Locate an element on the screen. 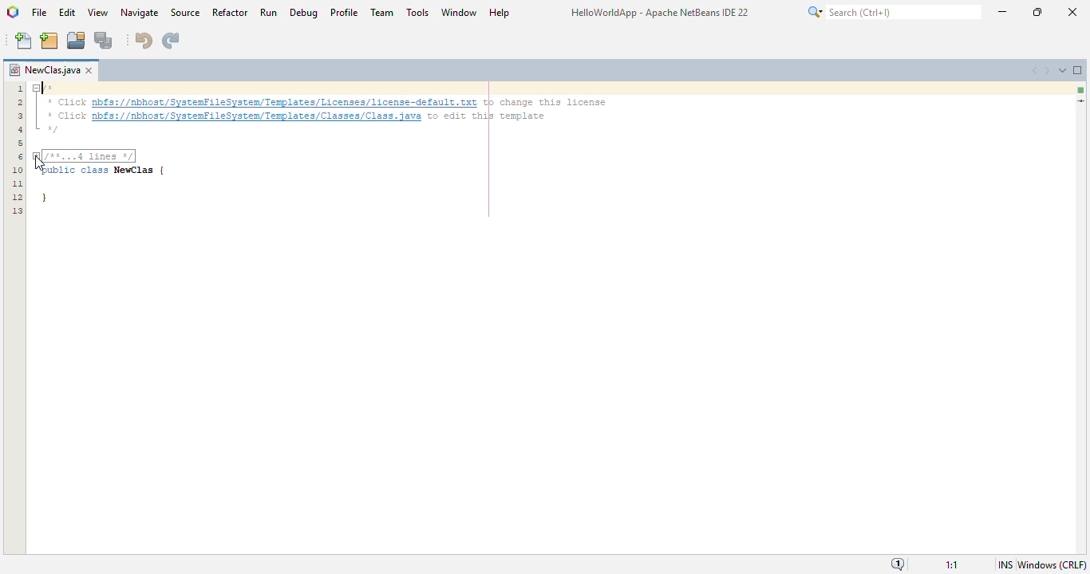 The image size is (1090, 574). file is located at coordinates (40, 13).